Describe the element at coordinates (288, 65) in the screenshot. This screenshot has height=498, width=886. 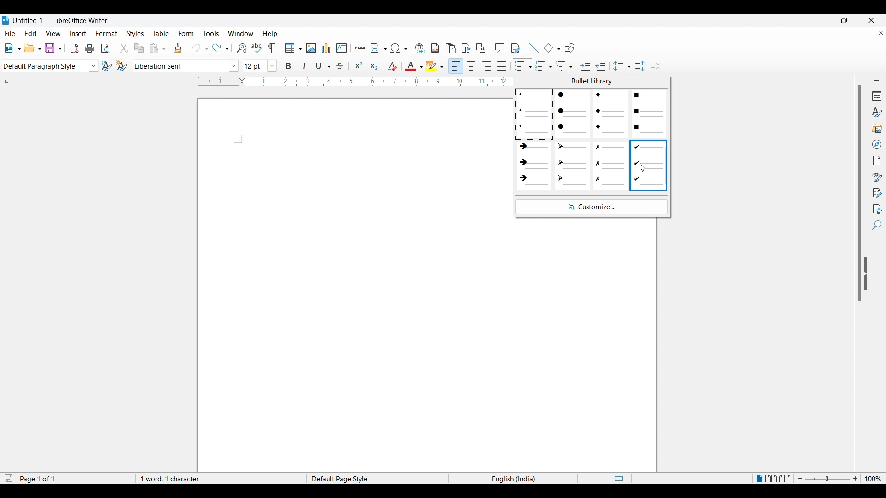
I see `bold` at that location.